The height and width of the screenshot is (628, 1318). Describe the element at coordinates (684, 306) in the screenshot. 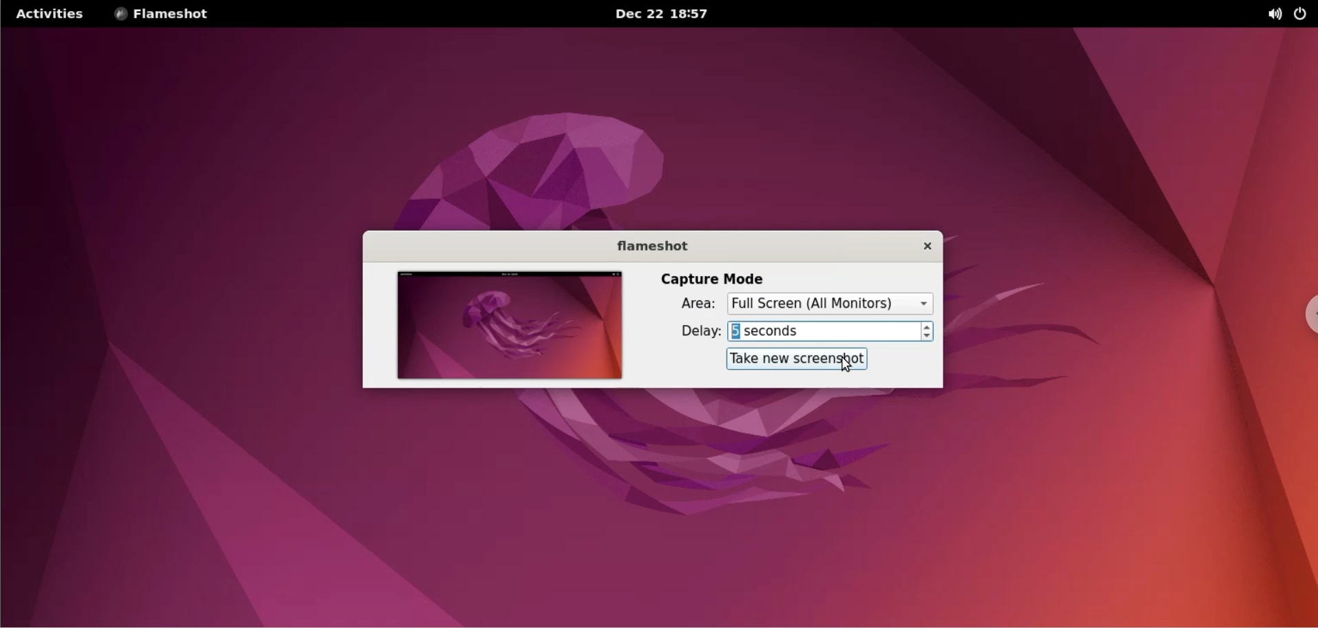

I see `area:` at that location.